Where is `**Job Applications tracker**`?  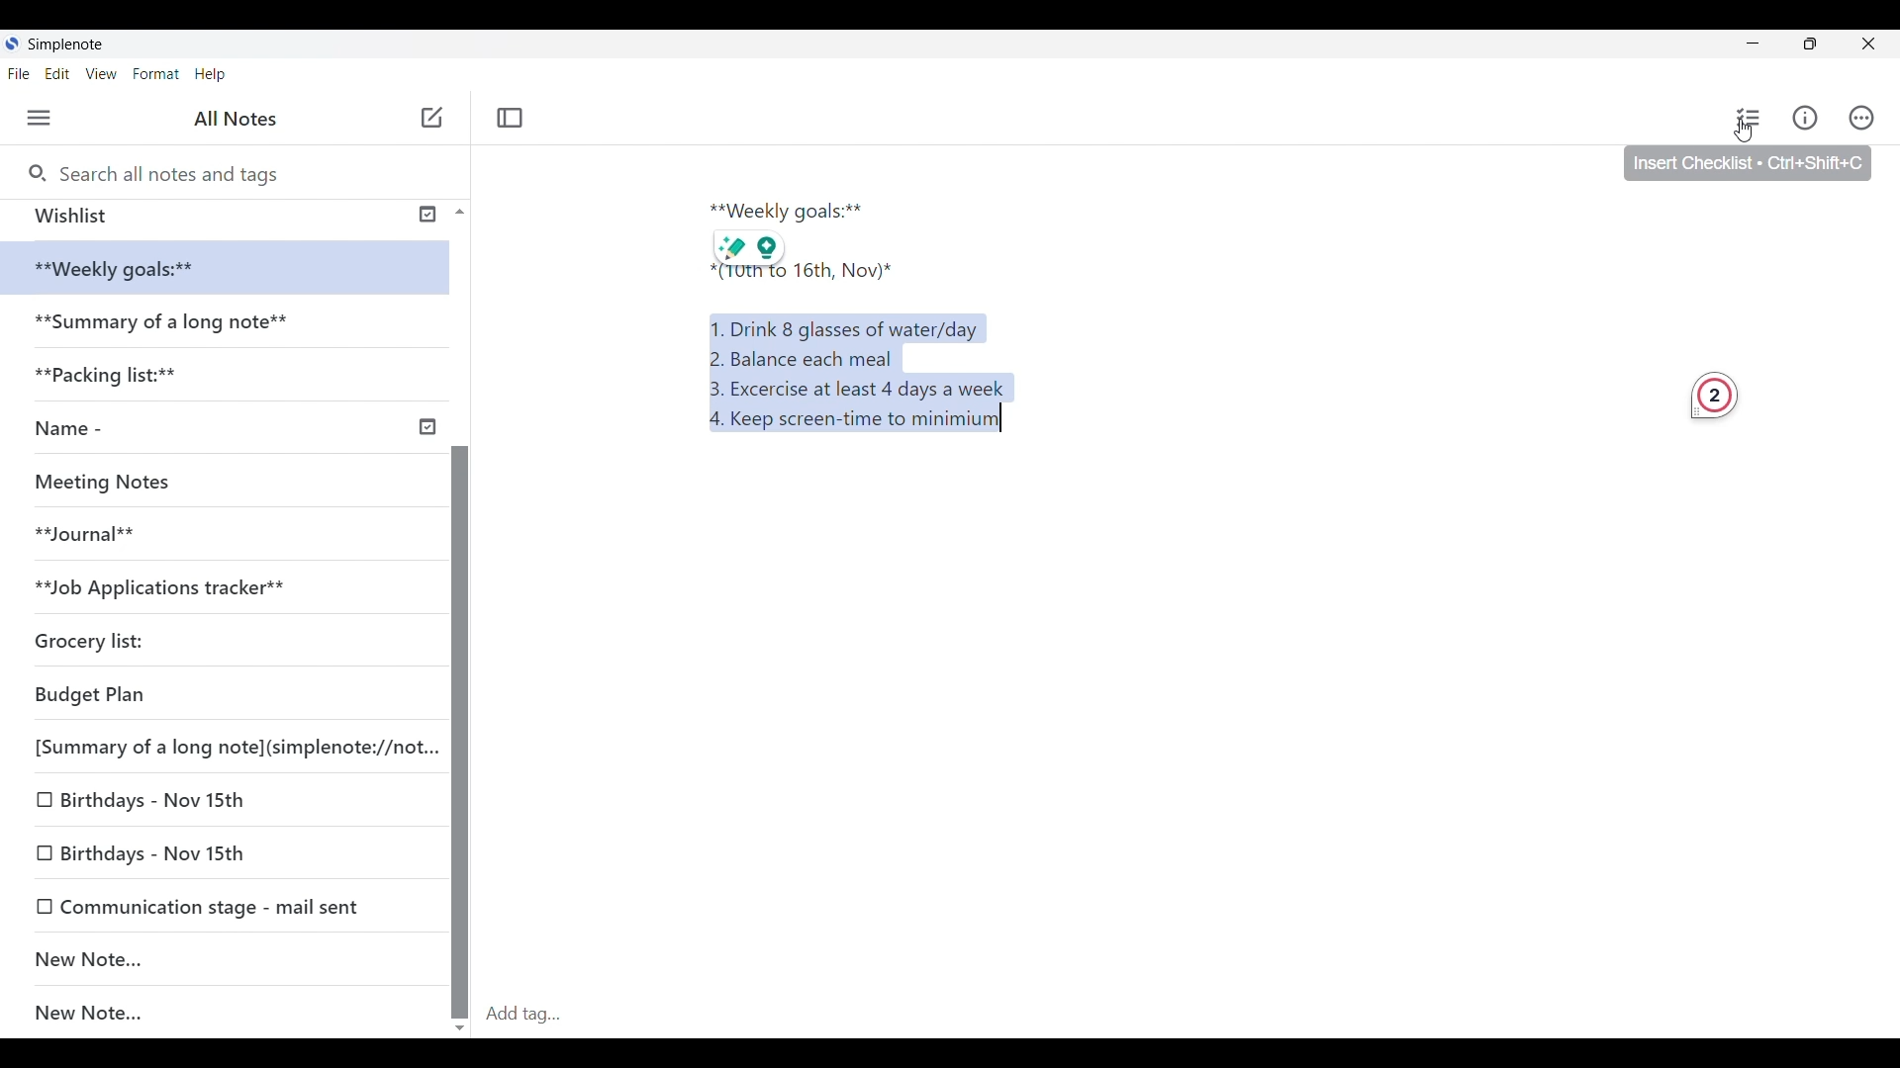
**Job Applications tracker** is located at coordinates (179, 586).